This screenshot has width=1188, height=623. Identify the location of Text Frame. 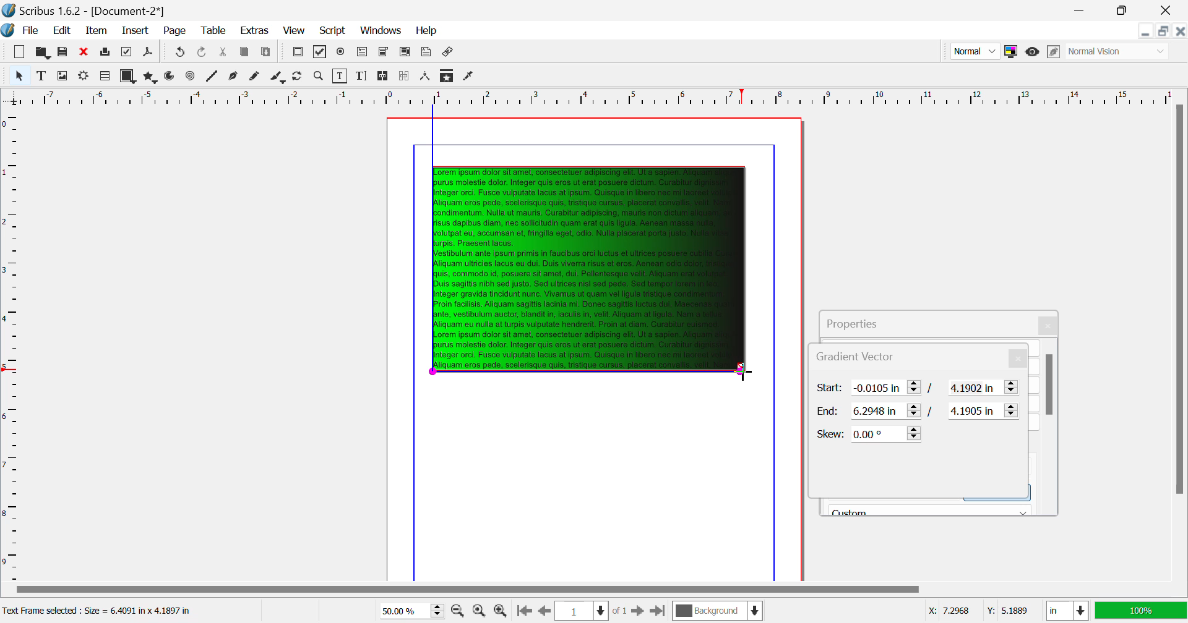
(41, 75).